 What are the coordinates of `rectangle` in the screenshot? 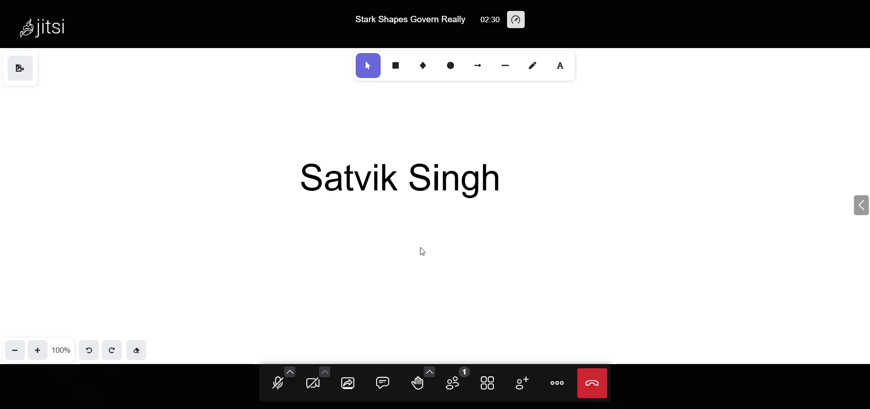 It's located at (395, 65).